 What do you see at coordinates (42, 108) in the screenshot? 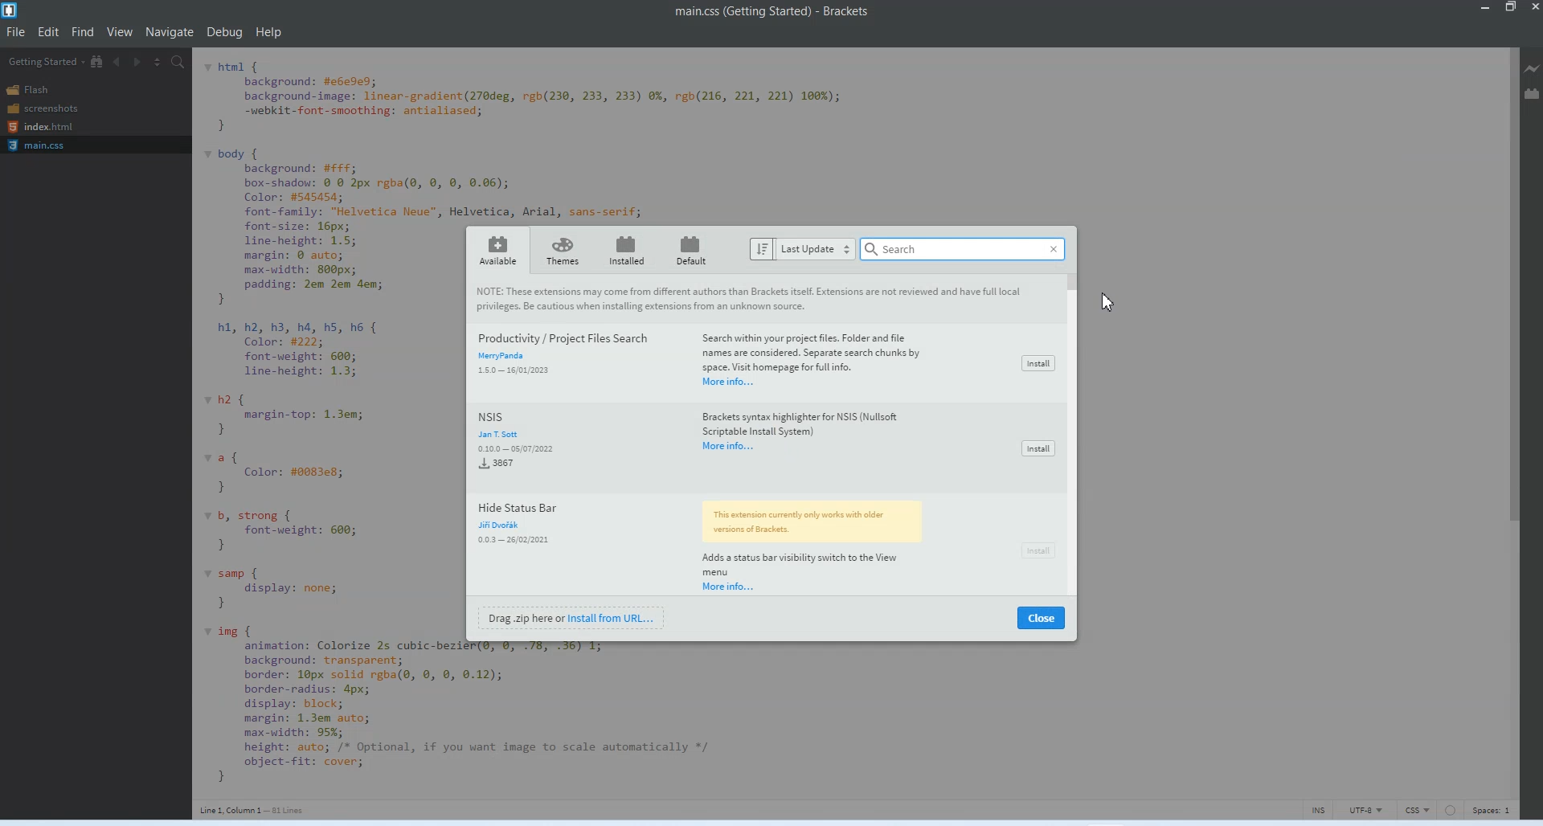
I see `Screenshots` at bounding box center [42, 108].